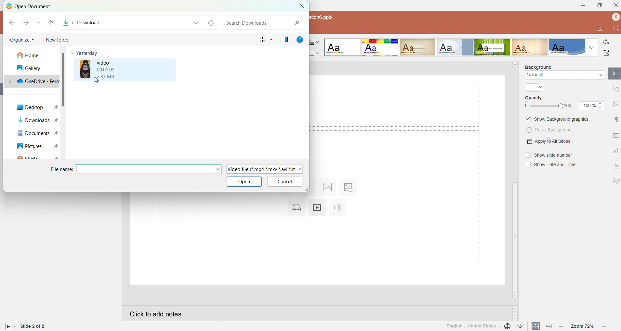 This screenshot has width=621, height=331. I want to click on (un) selectShow slide numbers, so click(550, 154).